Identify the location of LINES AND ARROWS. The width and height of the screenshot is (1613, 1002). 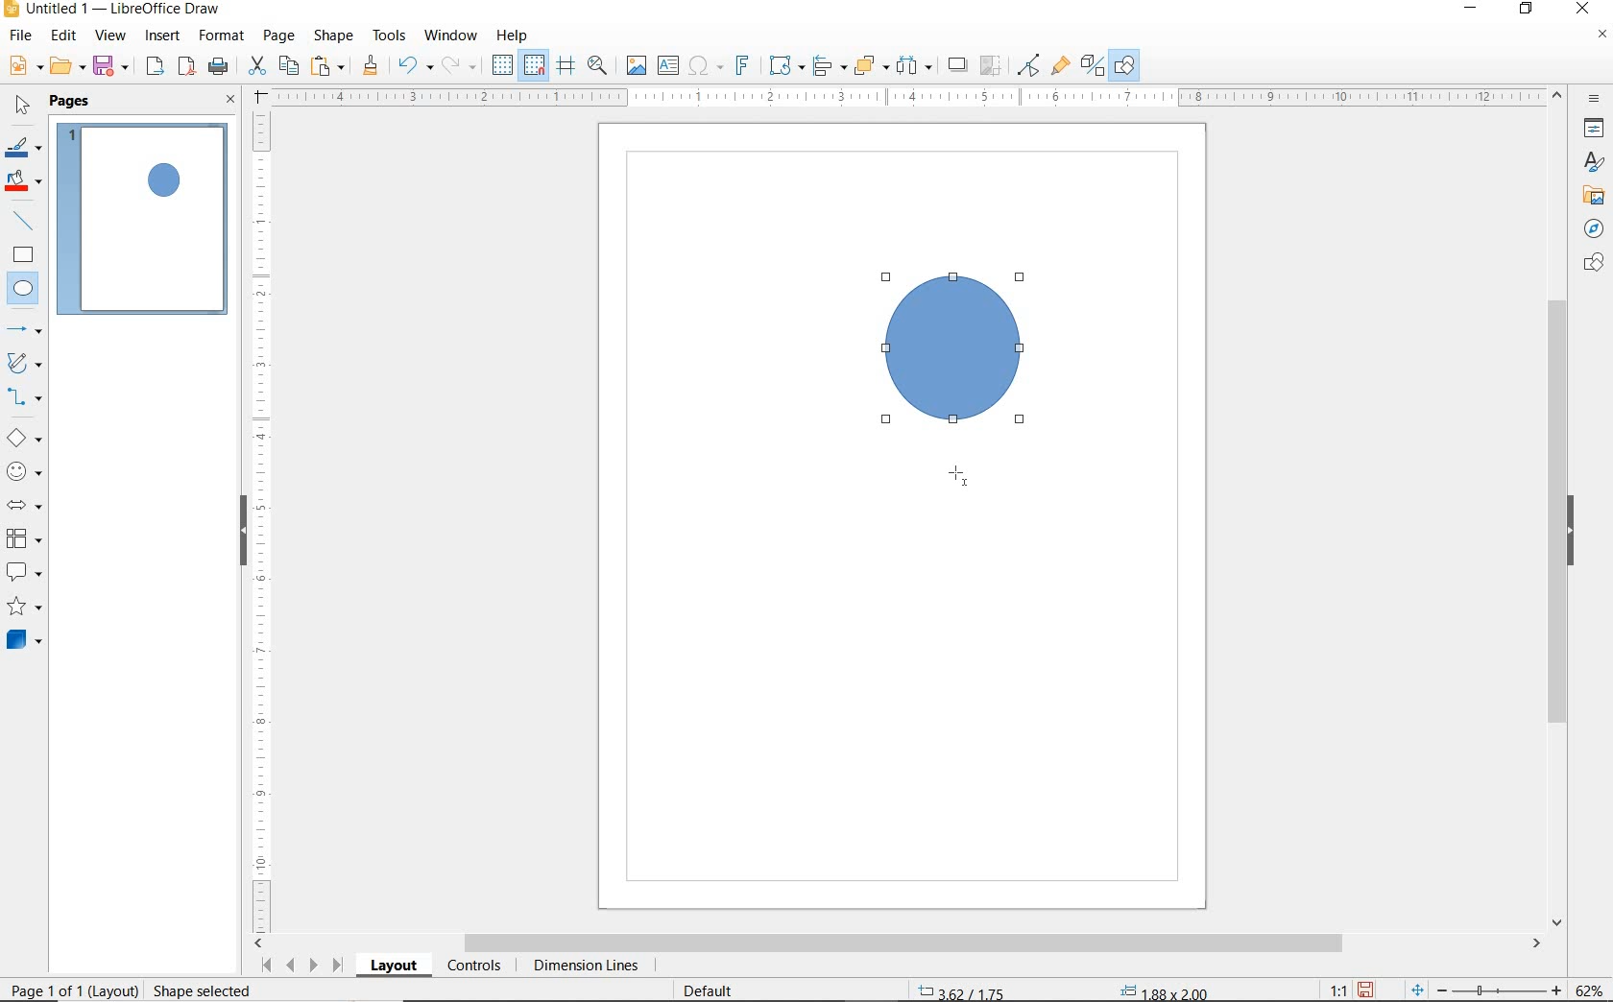
(26, 331).